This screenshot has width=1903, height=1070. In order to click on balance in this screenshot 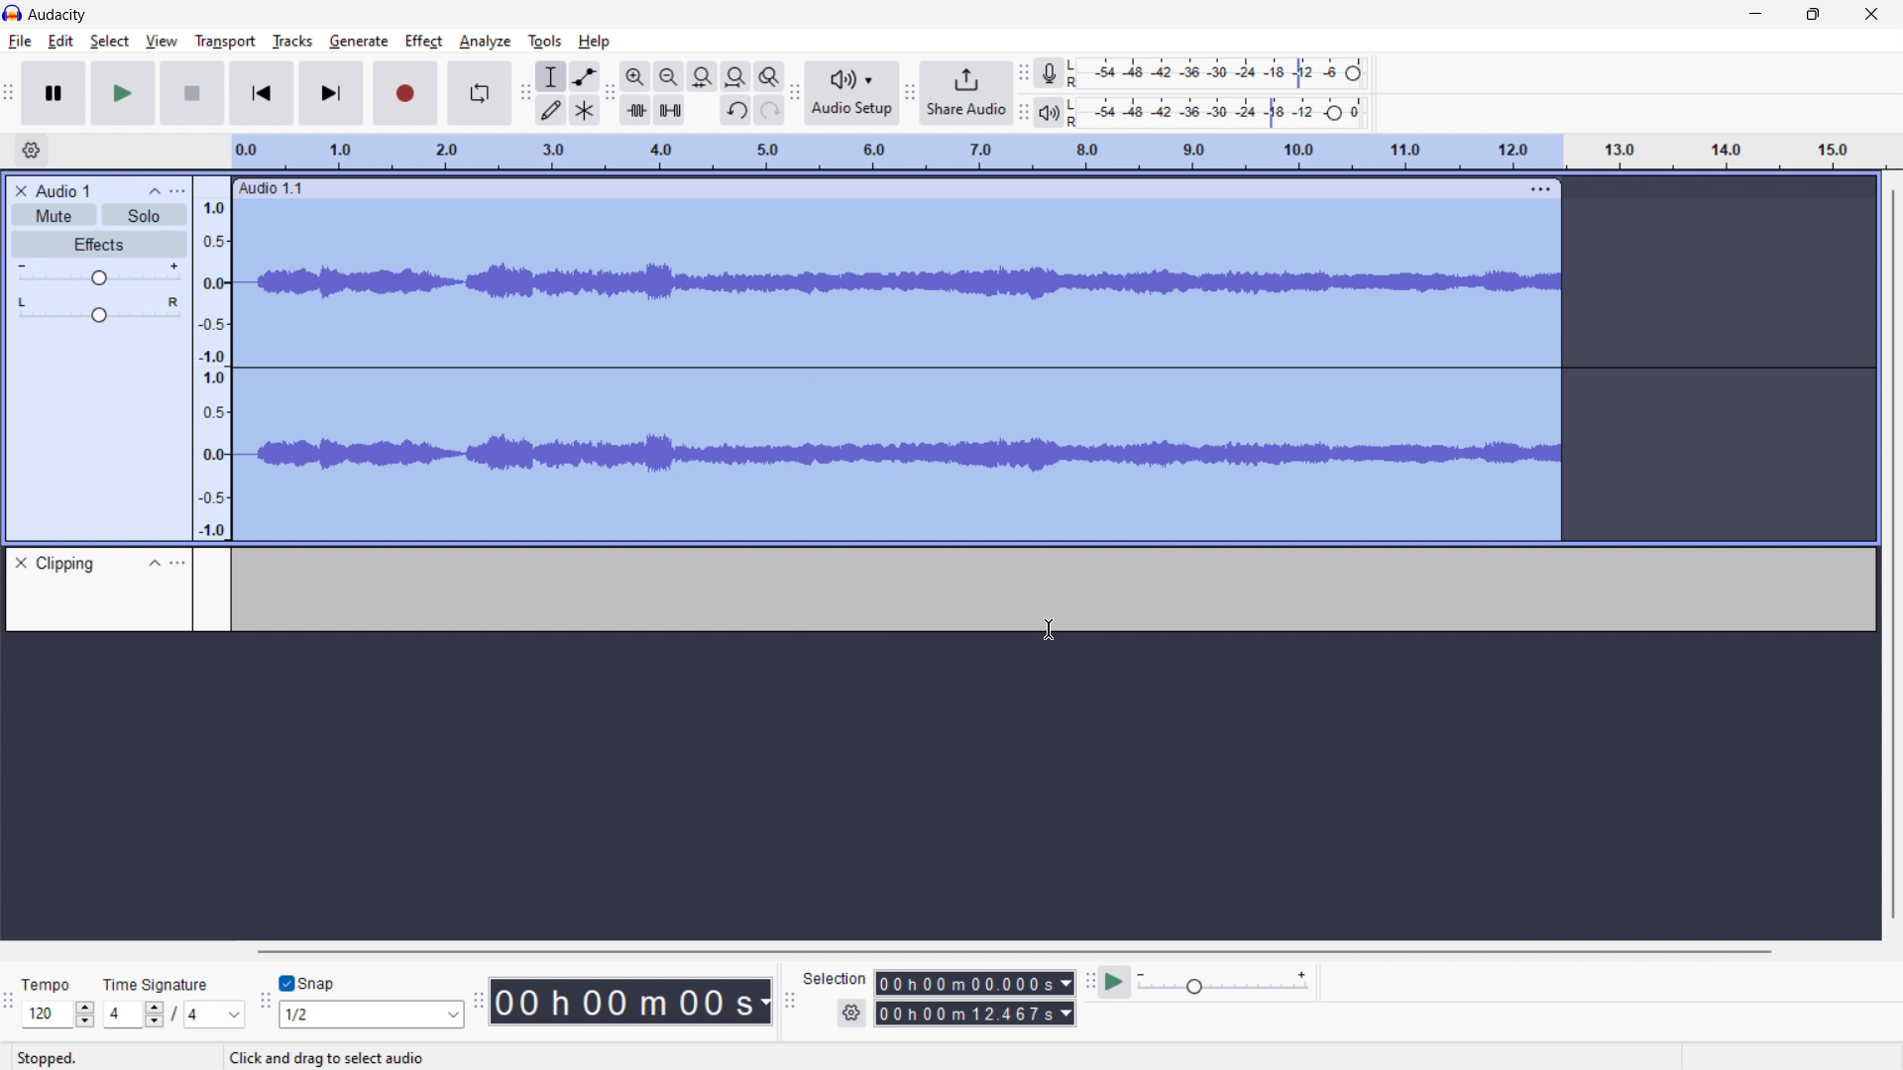, I will do `click(98, 311)`.